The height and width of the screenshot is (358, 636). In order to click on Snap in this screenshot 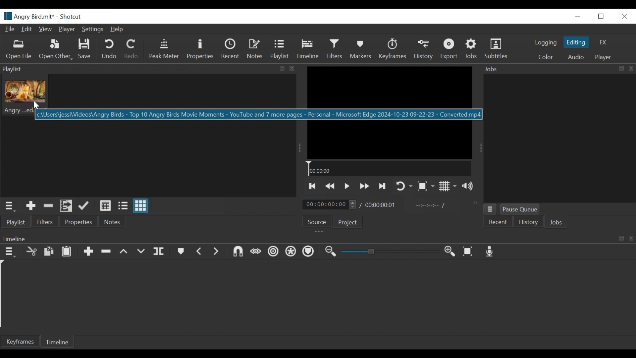, I will do `click(290, 252)`.